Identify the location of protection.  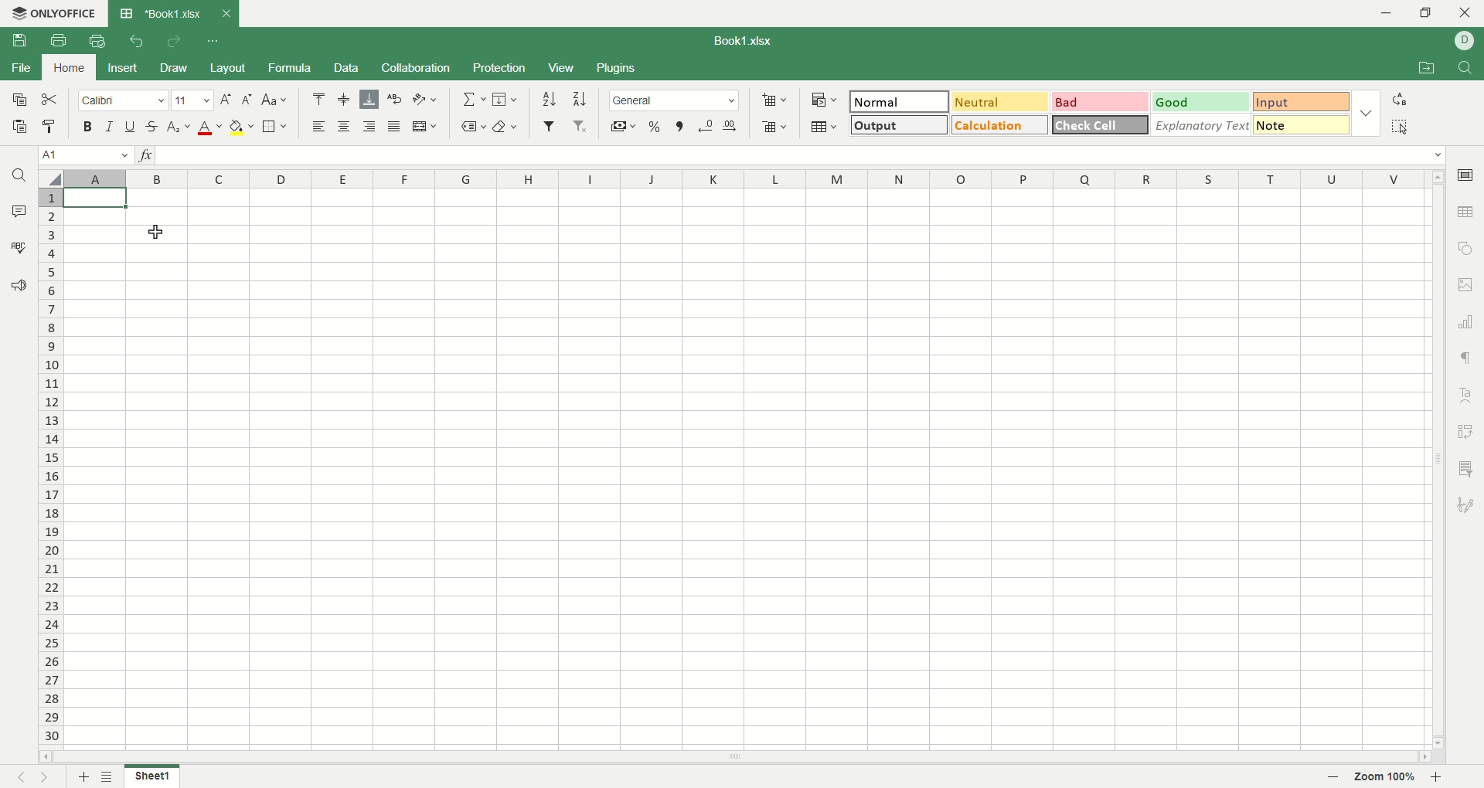
(502, 67).